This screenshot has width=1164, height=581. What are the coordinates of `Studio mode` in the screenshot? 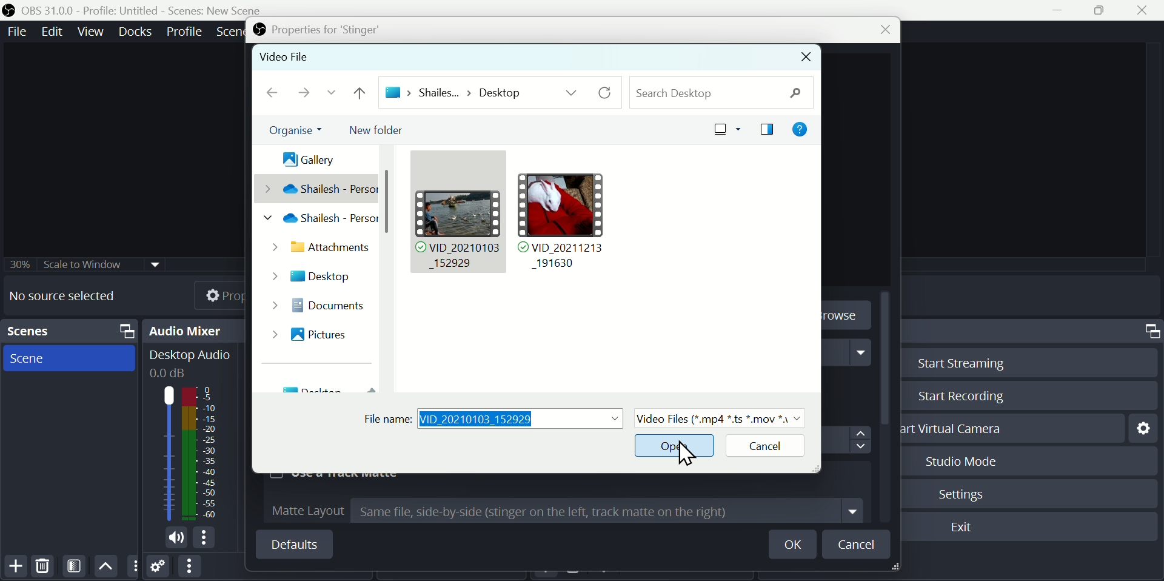 It's located at (957, 461).